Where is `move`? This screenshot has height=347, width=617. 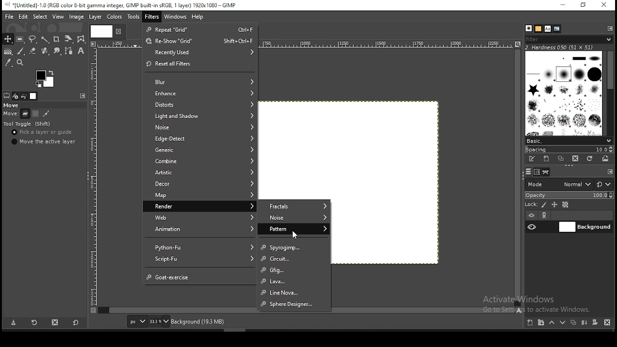
move is located at coordinates (11, 105).